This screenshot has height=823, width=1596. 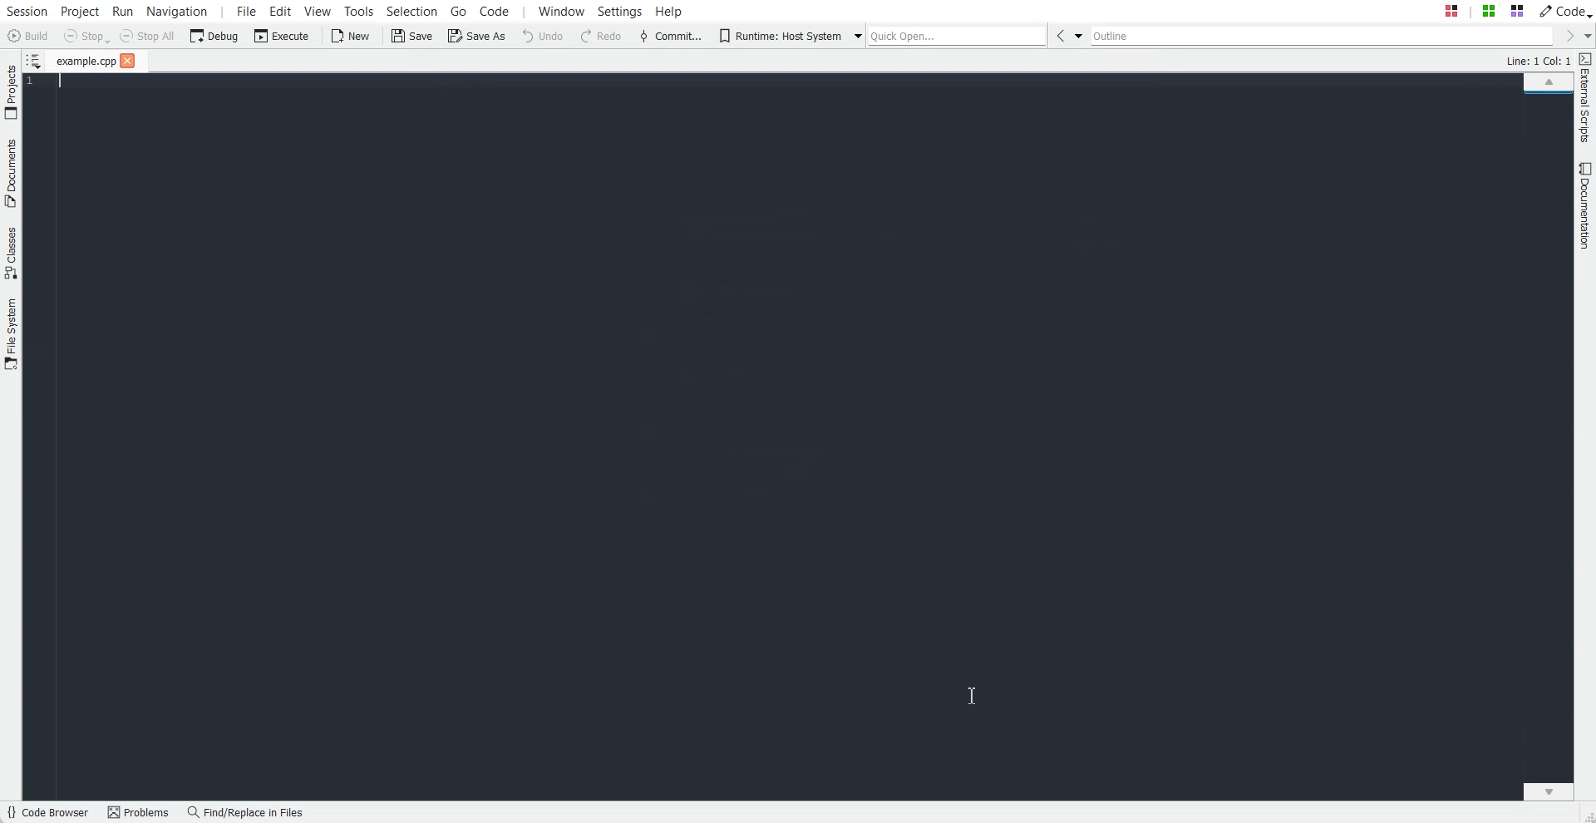 I want to click on File Overview, so click(x=1545, y=96).